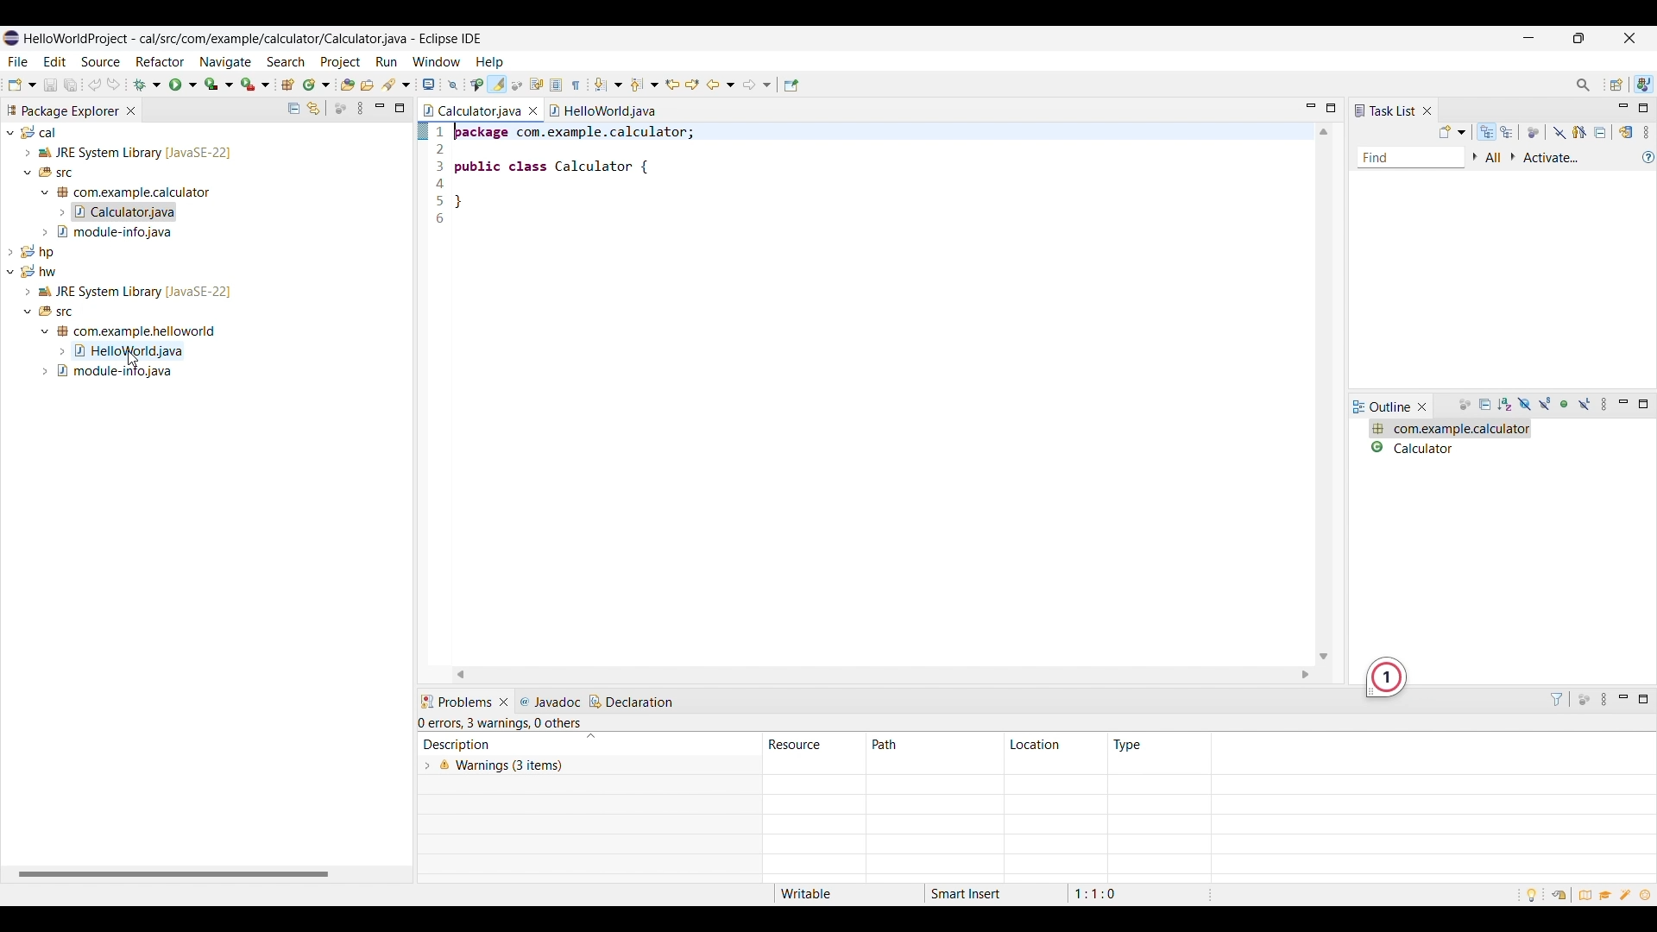  Describe the element at coordinates (1584, 700) in the screenshot. I see `Focus on active task` at that location.